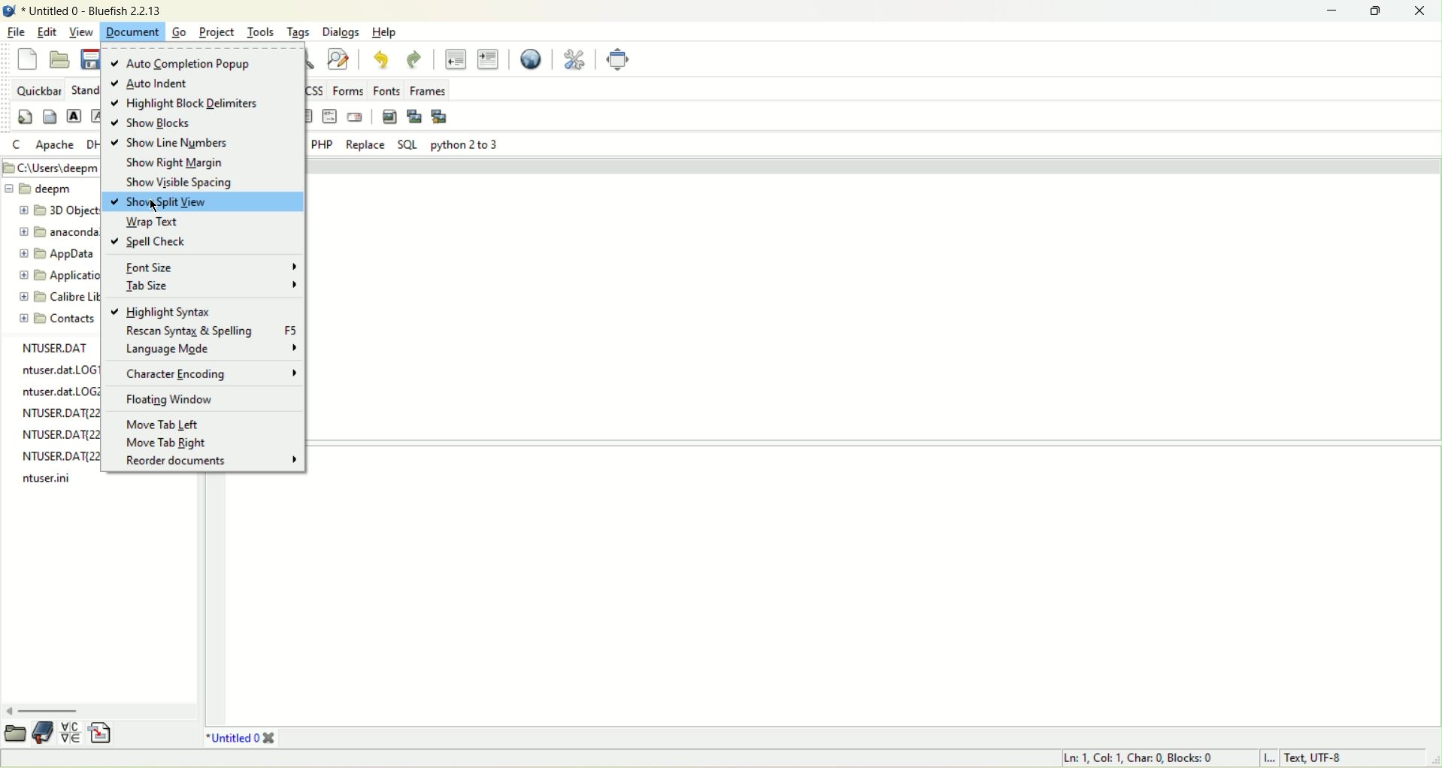 This screenshot has height=768, width=1442. What do you see at coordinates (168, 240) in the screenshot?
I see `spell check` at bounding box center [168, 240].